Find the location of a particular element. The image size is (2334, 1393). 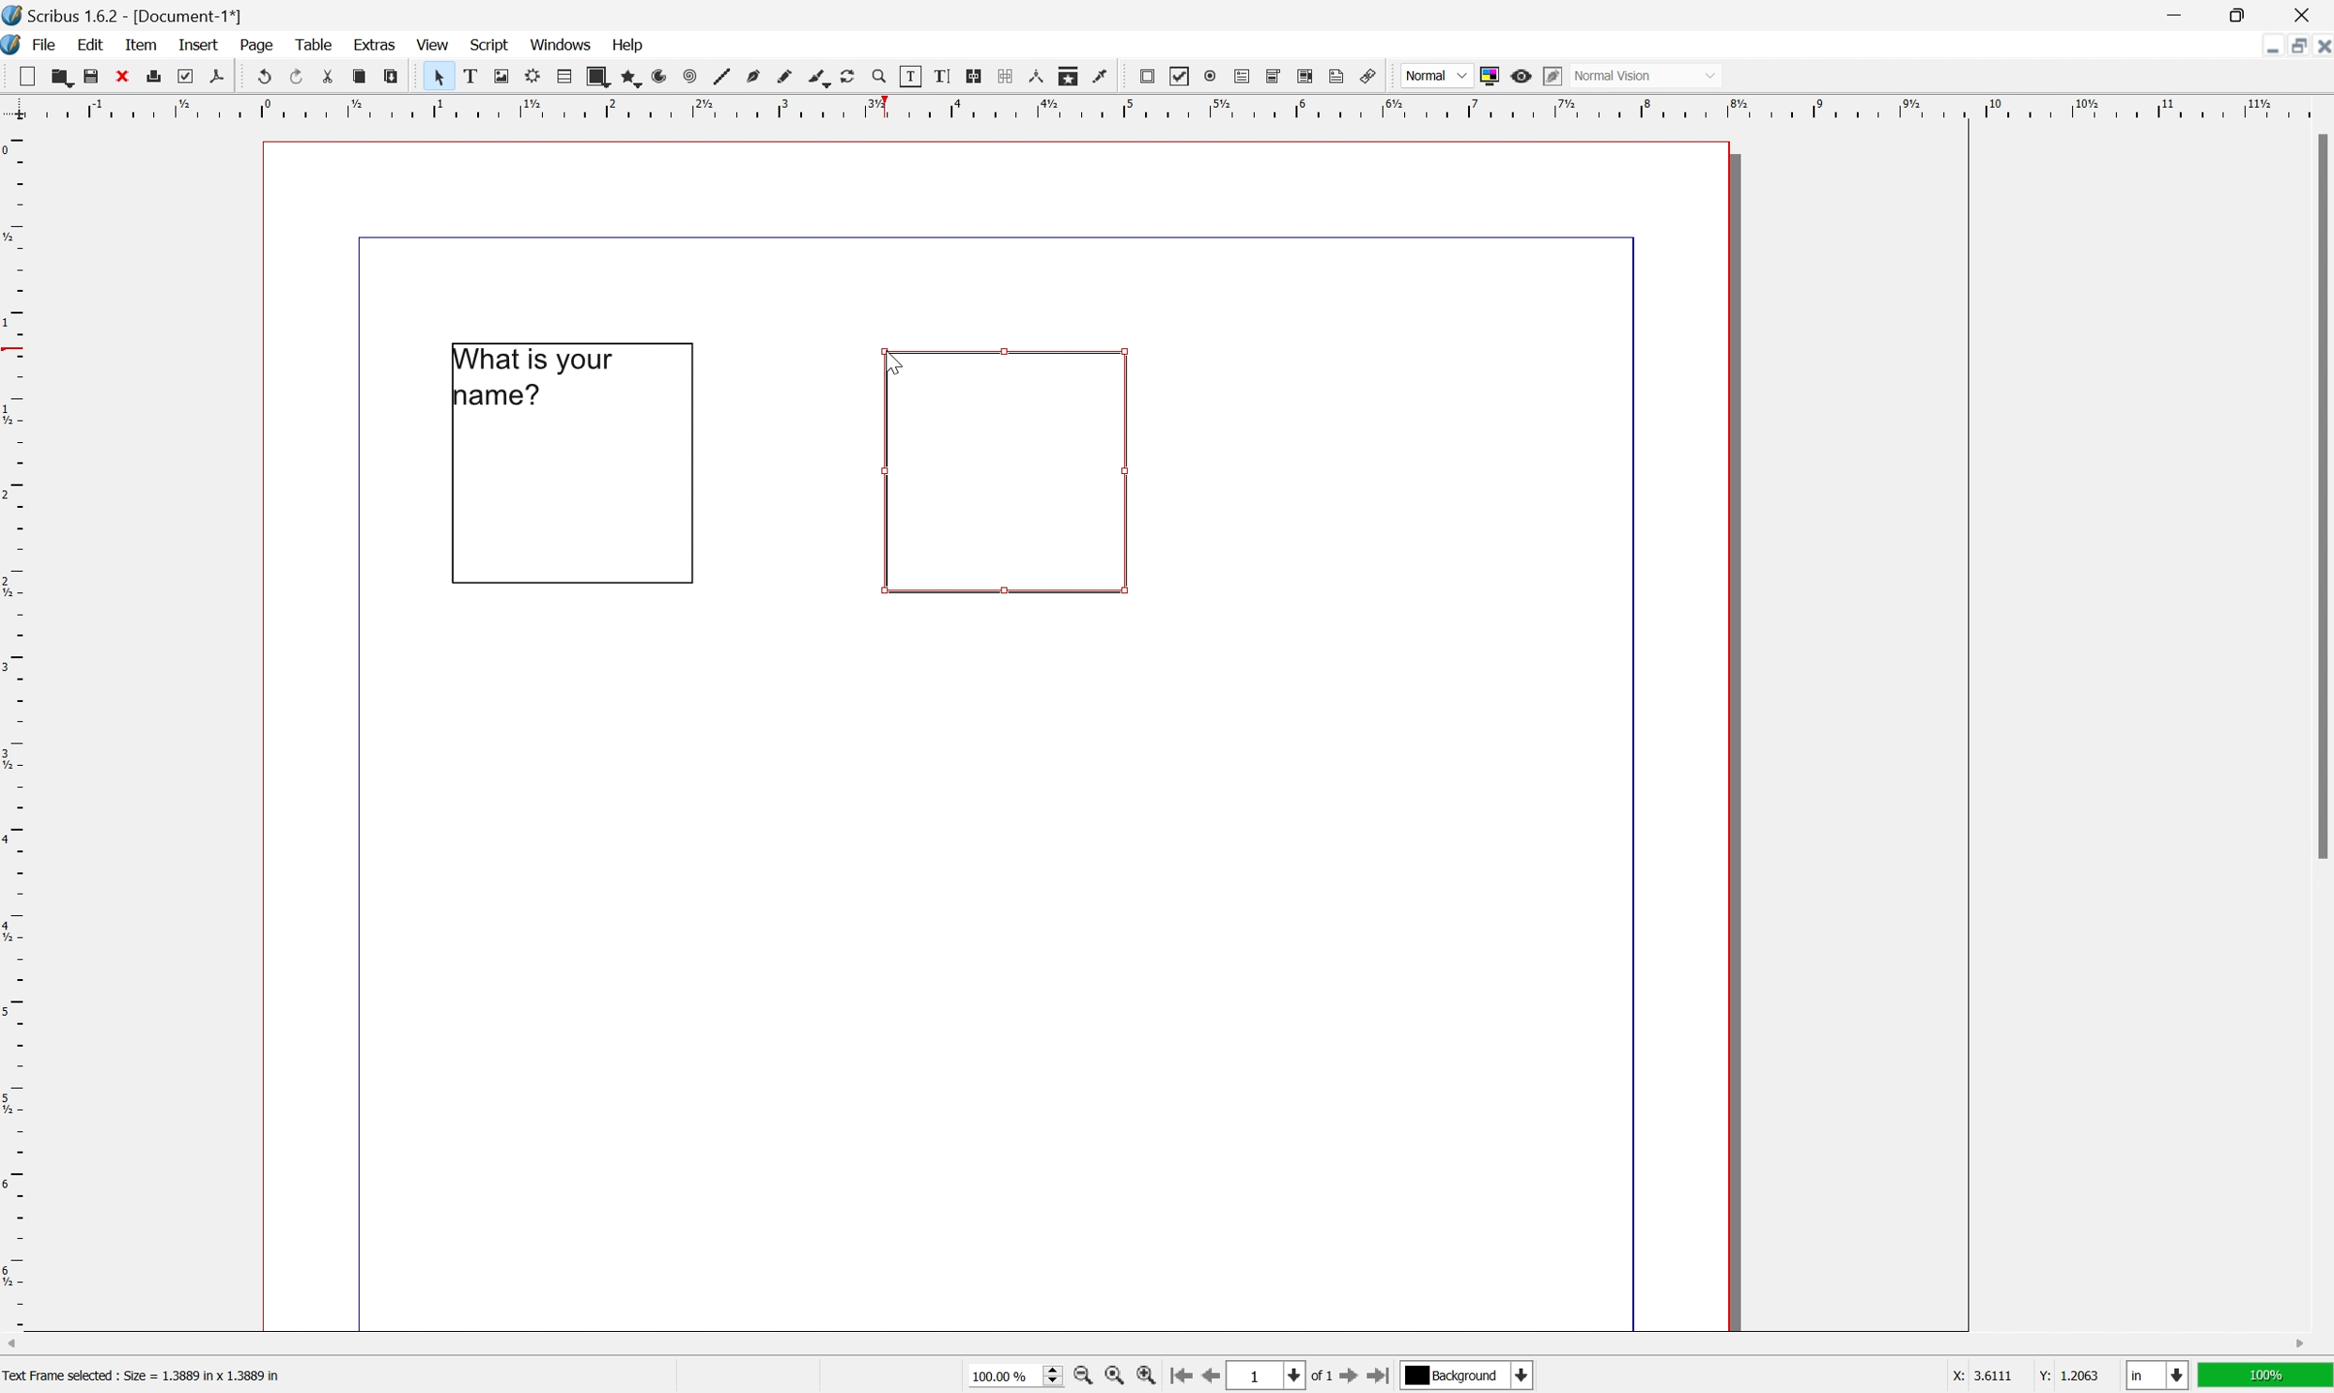

select current page is located at coordinates (1284, 1377).